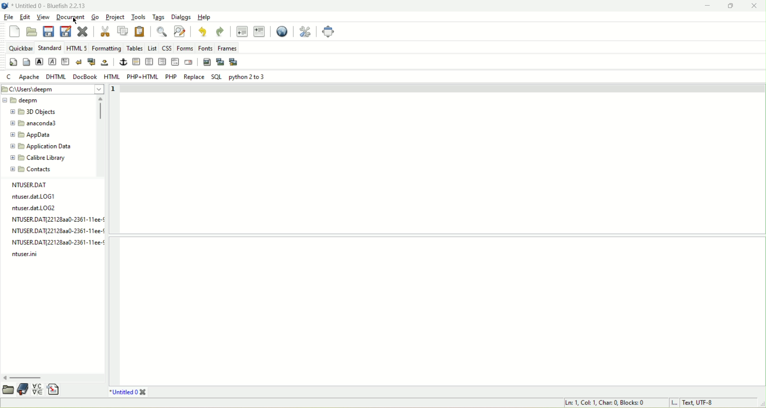  What do you see at coordinates (205, 17) in the screenshot?
I see `help` at bounding box center [205, 17].